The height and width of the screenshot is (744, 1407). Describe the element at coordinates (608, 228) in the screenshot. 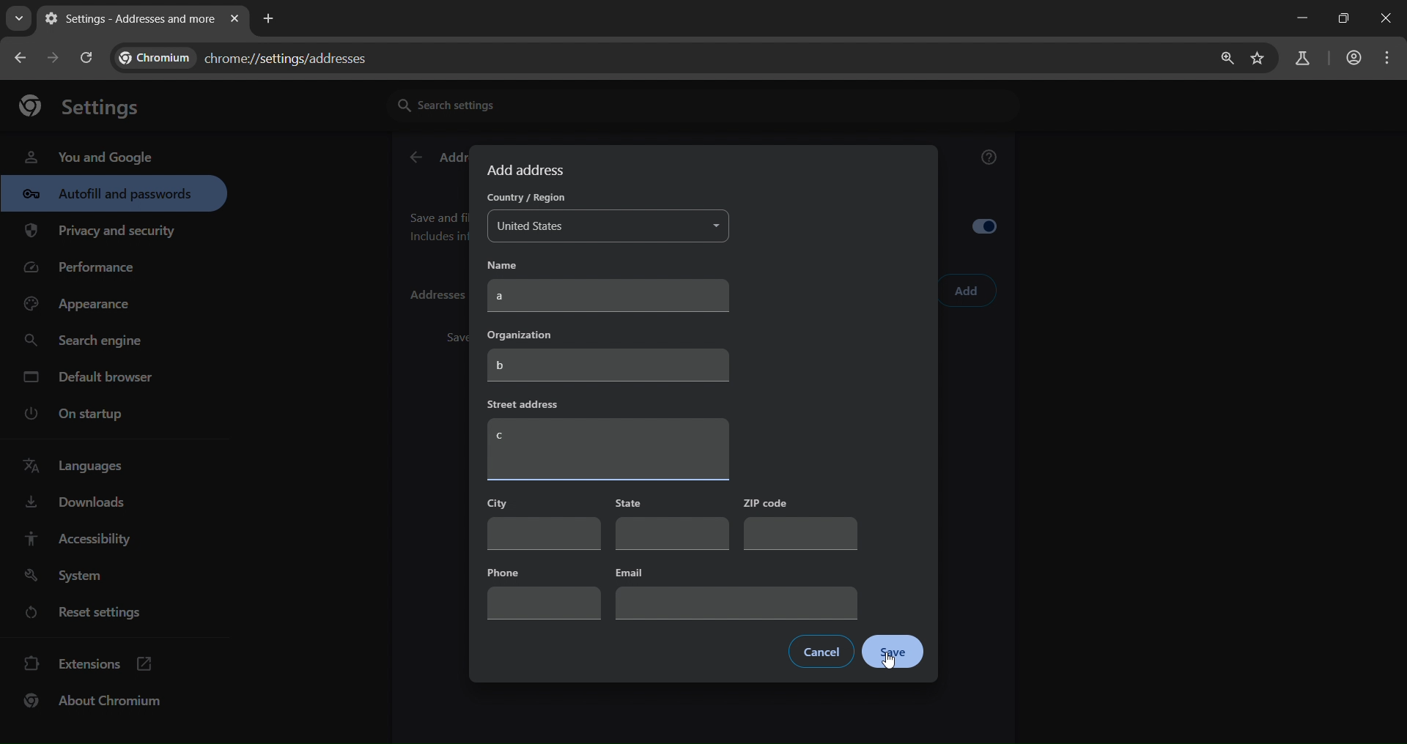

I see `united states` at that location.